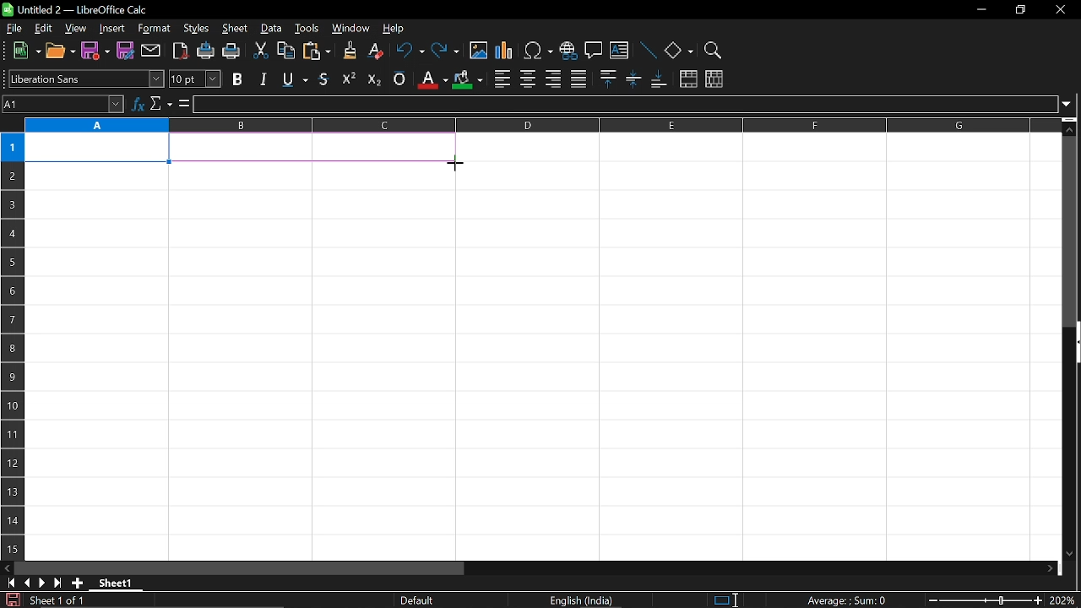 The height and width of the screenshot is (608, 1081). I want to click on basic shapes, so click(679, 50).